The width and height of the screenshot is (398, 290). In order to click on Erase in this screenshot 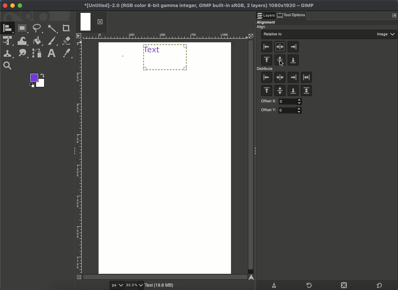, I will do `click(67, 40)`.